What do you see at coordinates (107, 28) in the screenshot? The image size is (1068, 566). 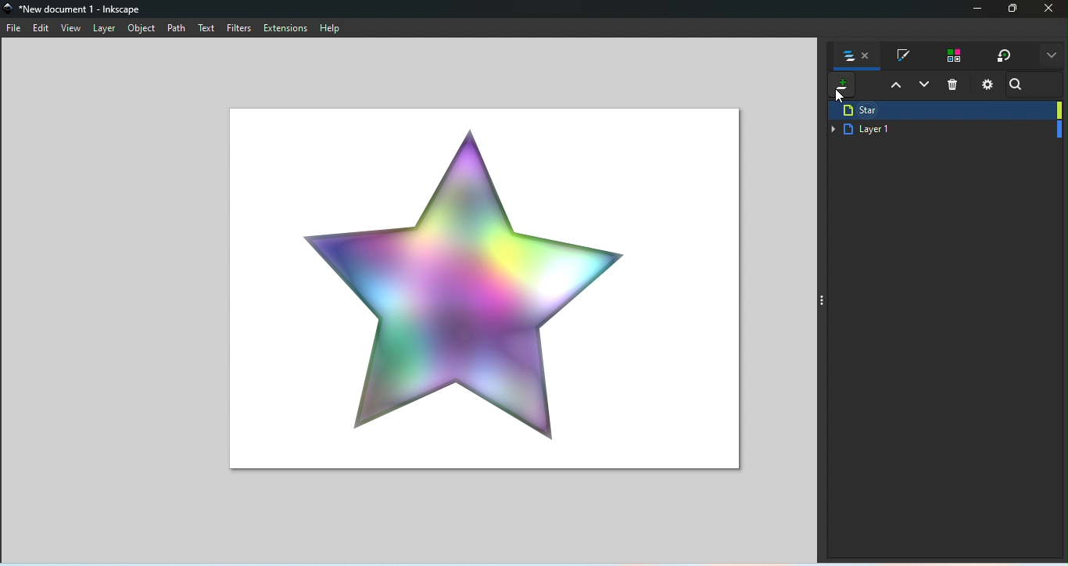 I see `Layer` at bounding box center [107, 28].